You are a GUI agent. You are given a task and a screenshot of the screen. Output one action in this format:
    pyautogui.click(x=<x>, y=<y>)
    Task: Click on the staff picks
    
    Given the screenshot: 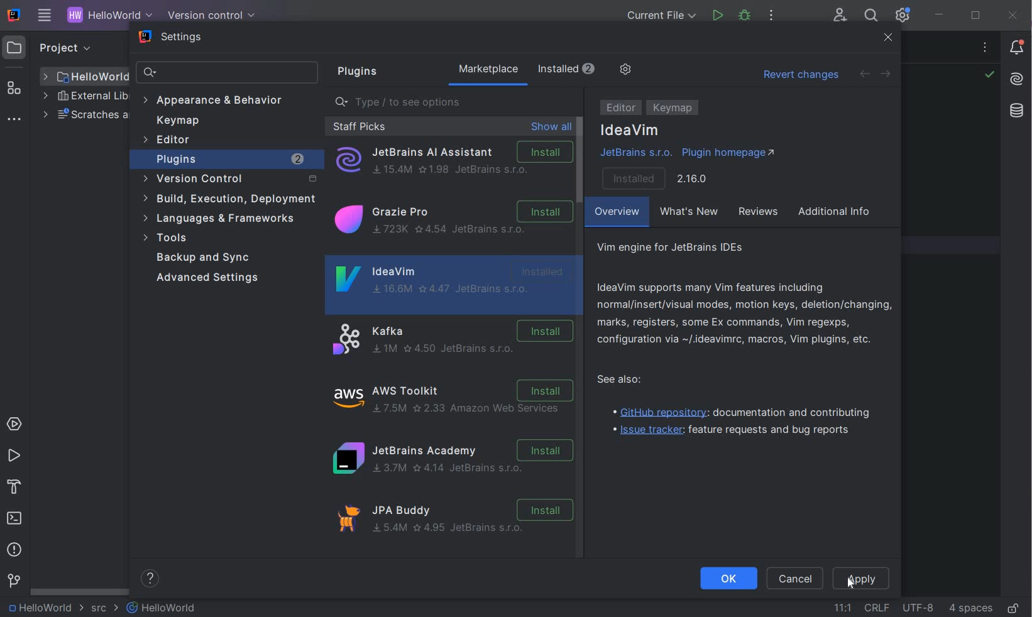 What is the action you would take?
    pyautogui.click(x=359, y=126)
    